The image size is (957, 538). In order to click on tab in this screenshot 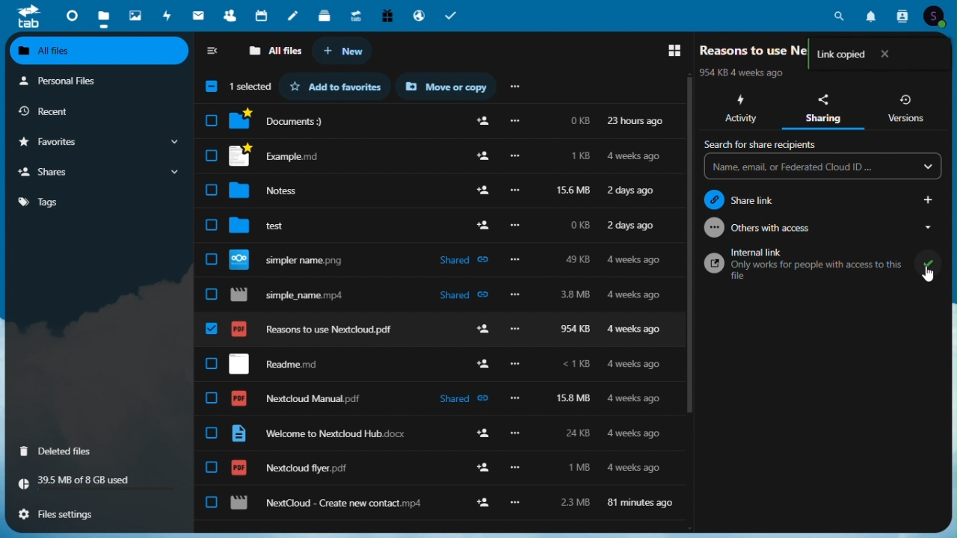, I will do `click(25, 16)`.